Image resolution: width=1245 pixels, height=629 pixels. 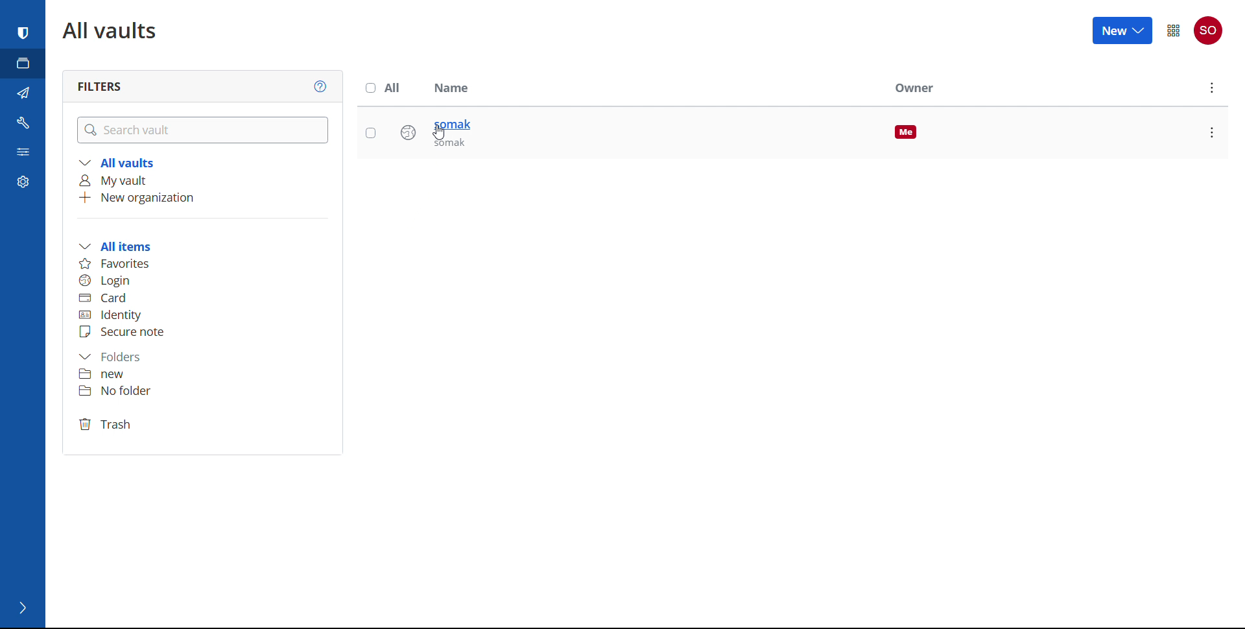 I want to click on password manager, so click(x=23, y=34).